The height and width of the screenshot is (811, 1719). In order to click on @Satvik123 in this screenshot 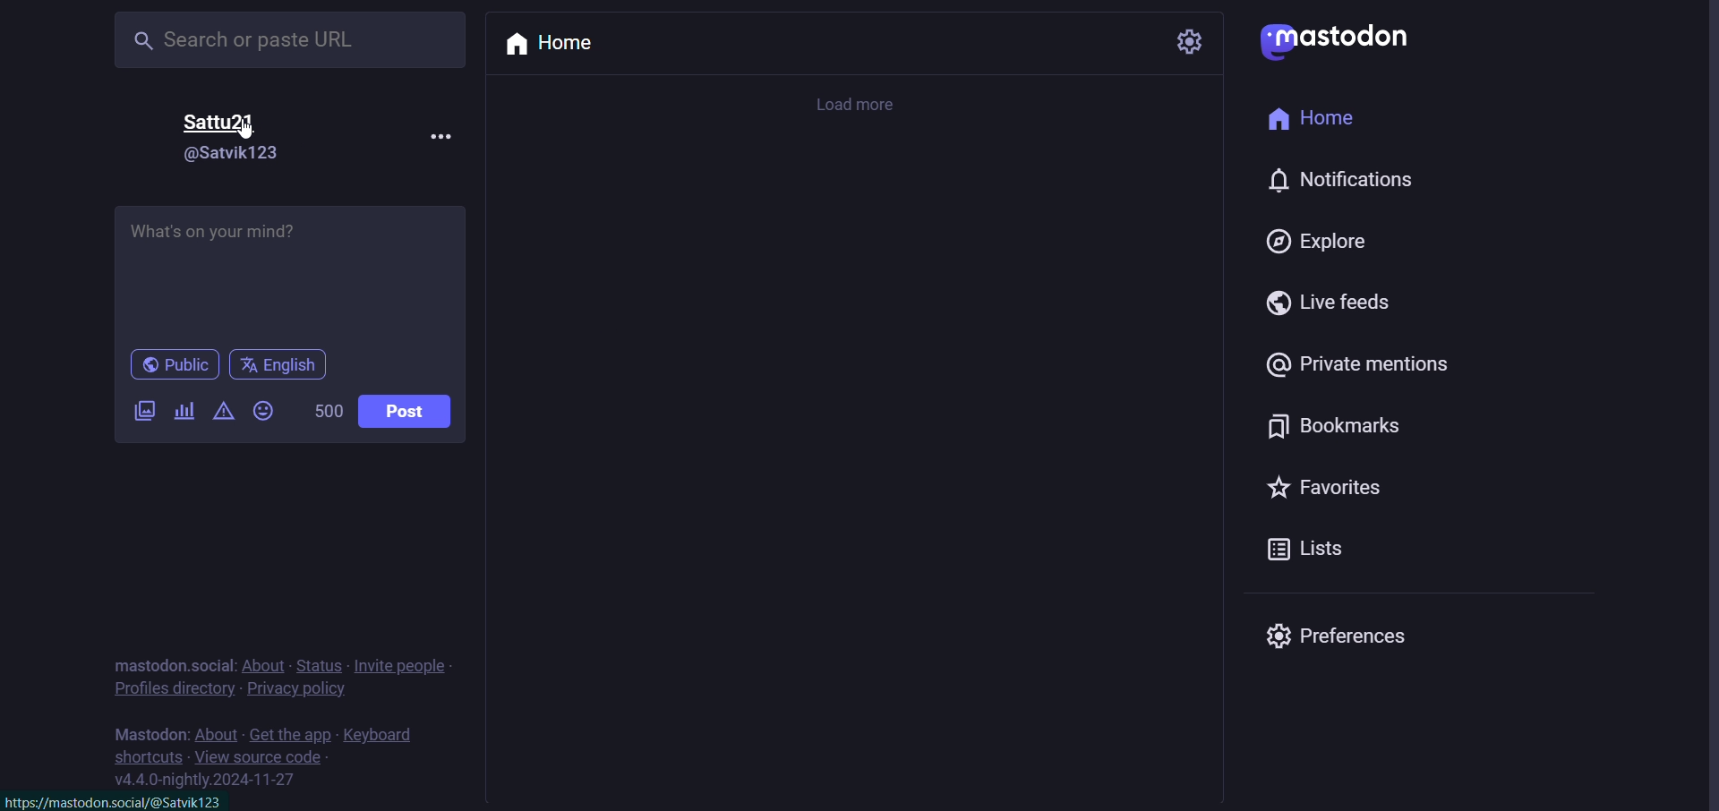, I will do `click(230, 153)`.